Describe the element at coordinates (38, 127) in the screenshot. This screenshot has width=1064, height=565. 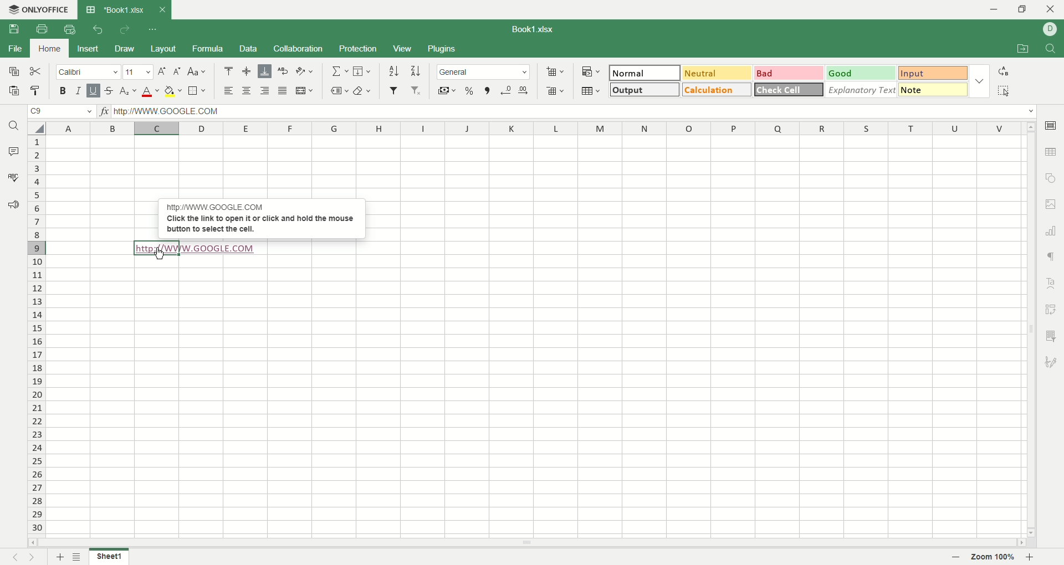
I see `select all` at that location.